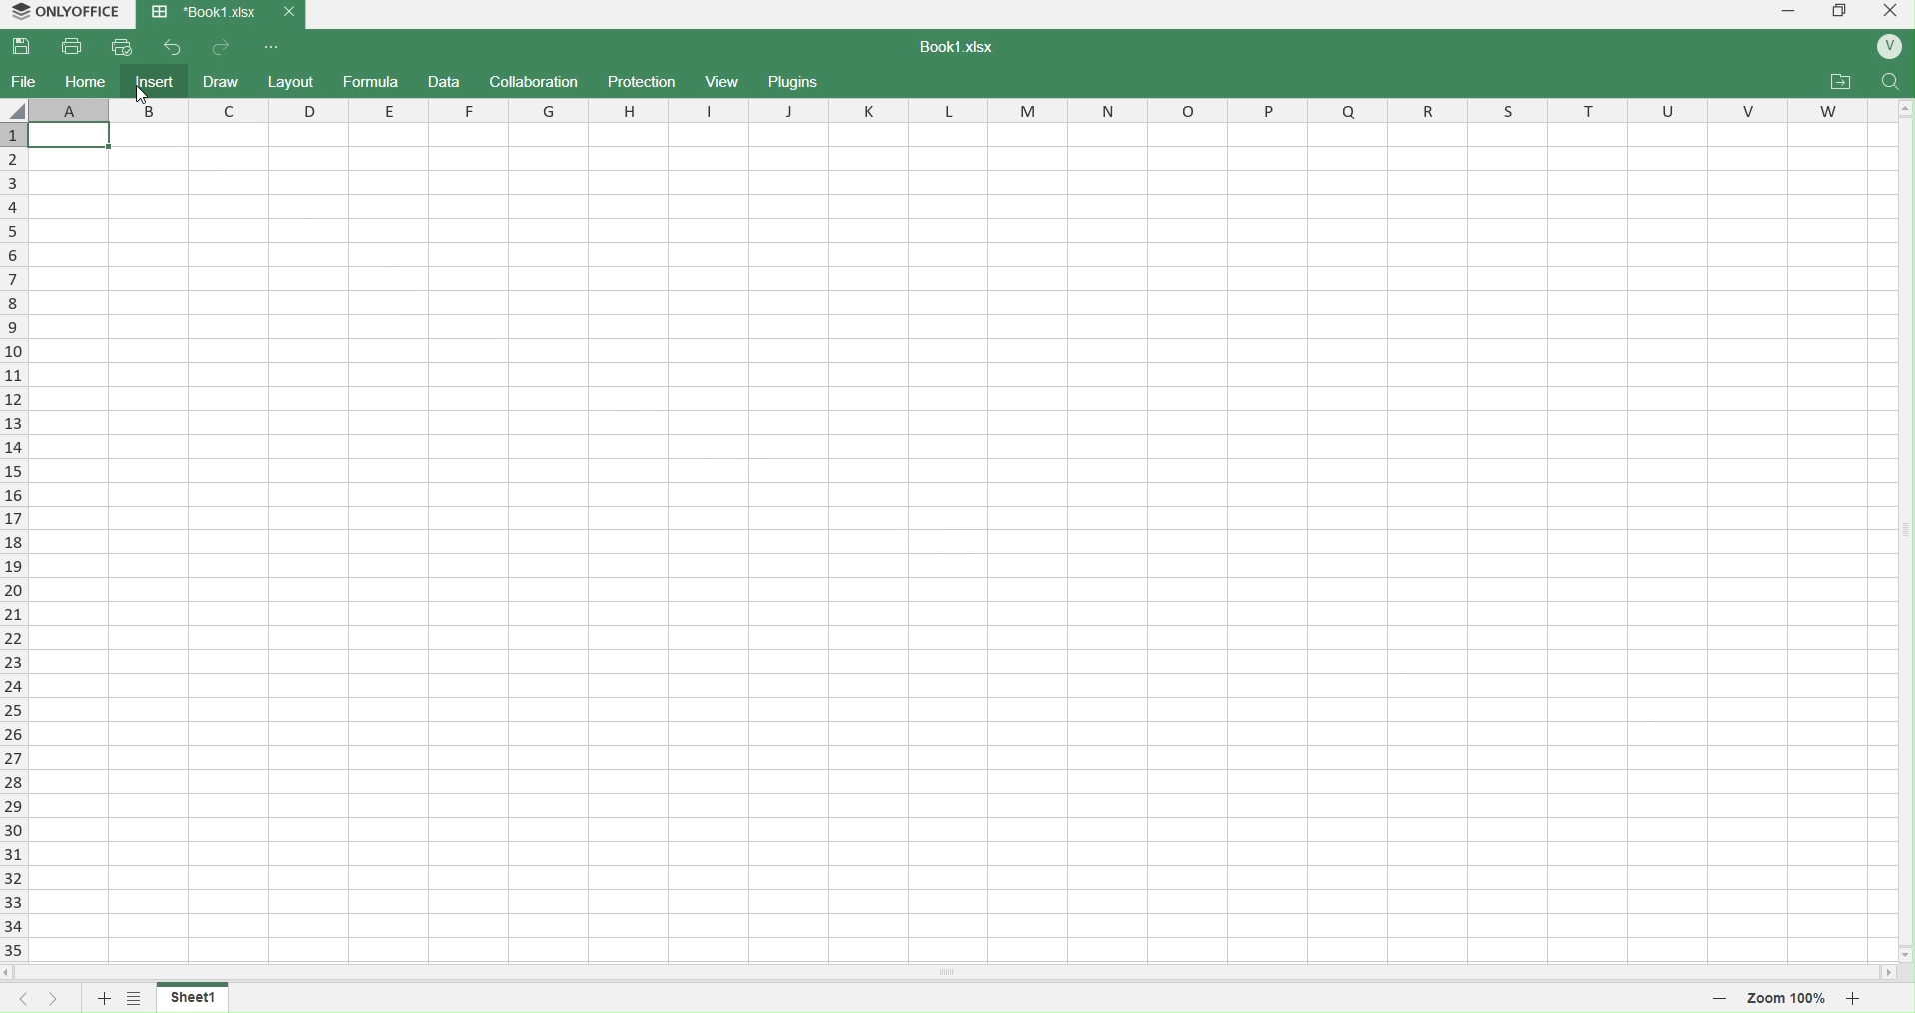 Image resolution: width=1915 pixels, height=1013 pixels. Describe the element at coordinates (1889, 974) in the screenshot. I see `move right` at that location.